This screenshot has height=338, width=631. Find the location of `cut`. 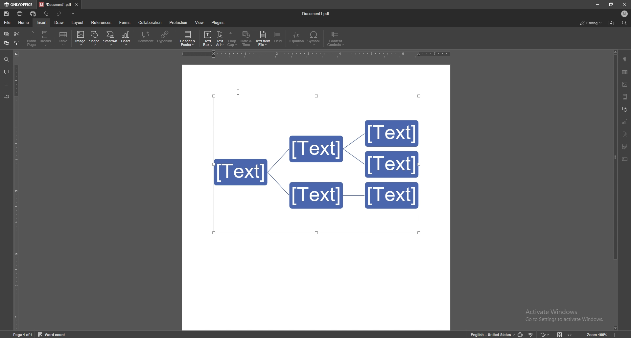

cut is located at coordinates (17, 34).